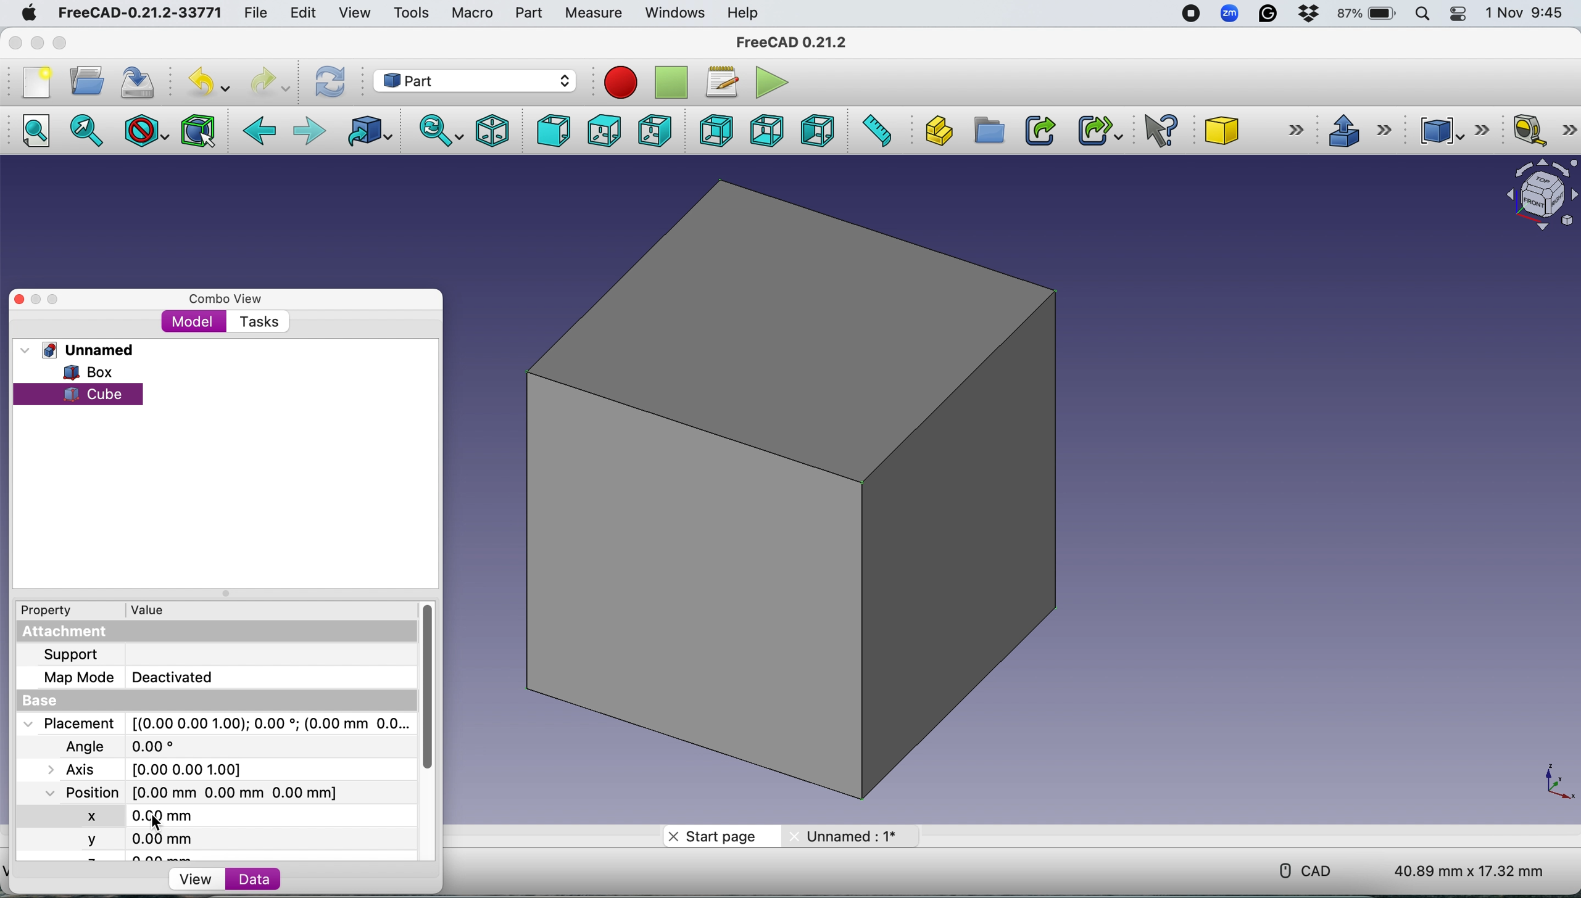  I want to click on 87% battery, so click(1368, 14).